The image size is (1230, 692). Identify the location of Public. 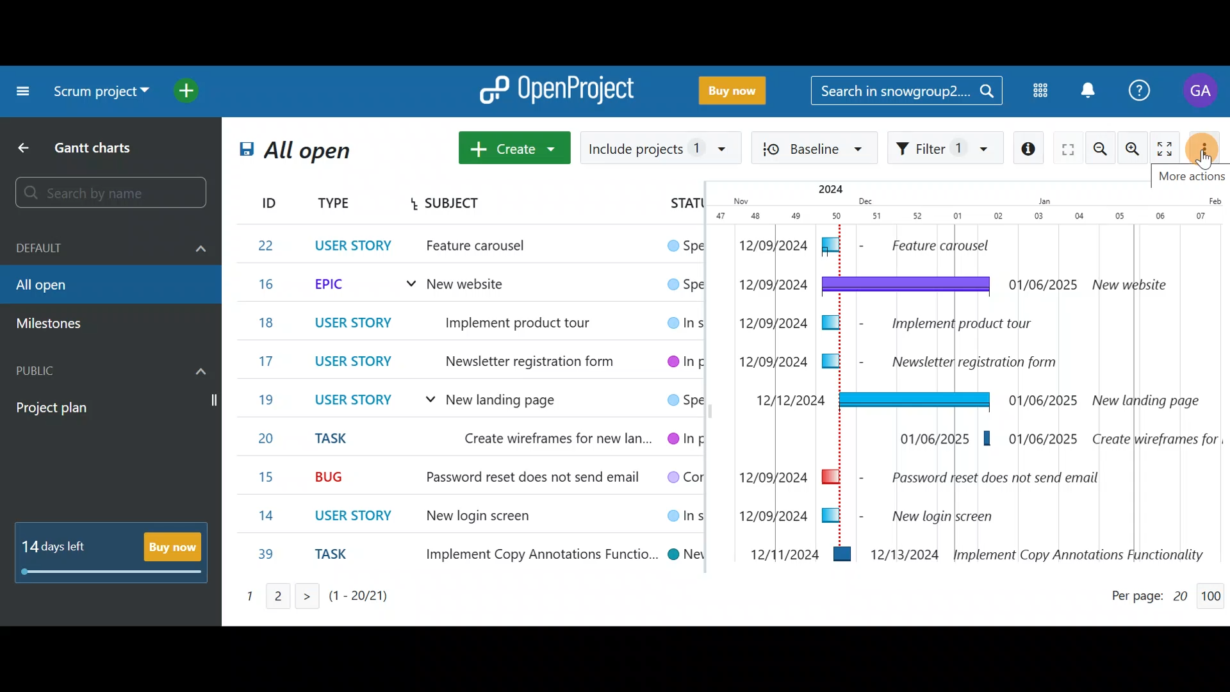
(113, 368).